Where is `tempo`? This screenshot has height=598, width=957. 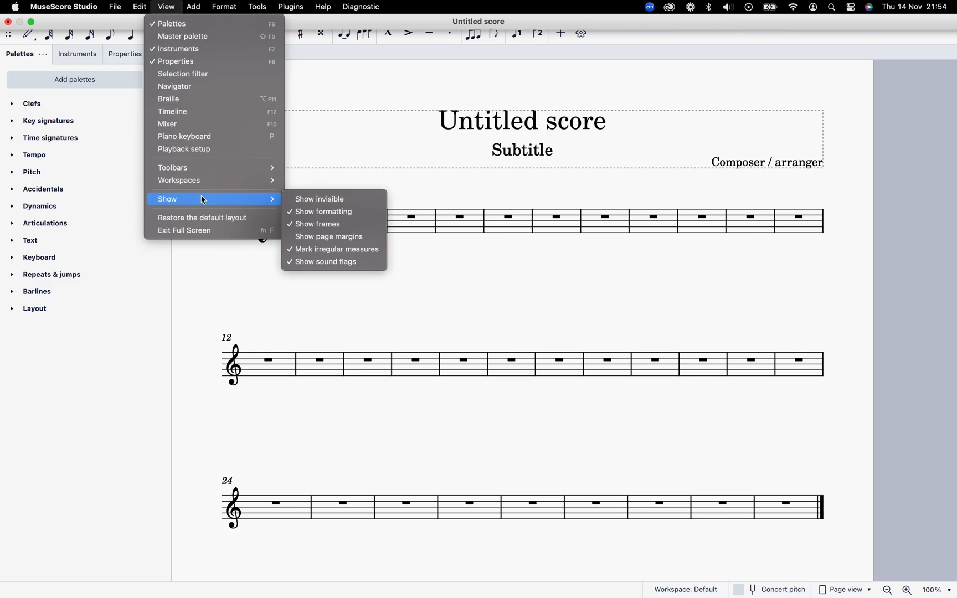
tempo is located at coordinates (34, 156).